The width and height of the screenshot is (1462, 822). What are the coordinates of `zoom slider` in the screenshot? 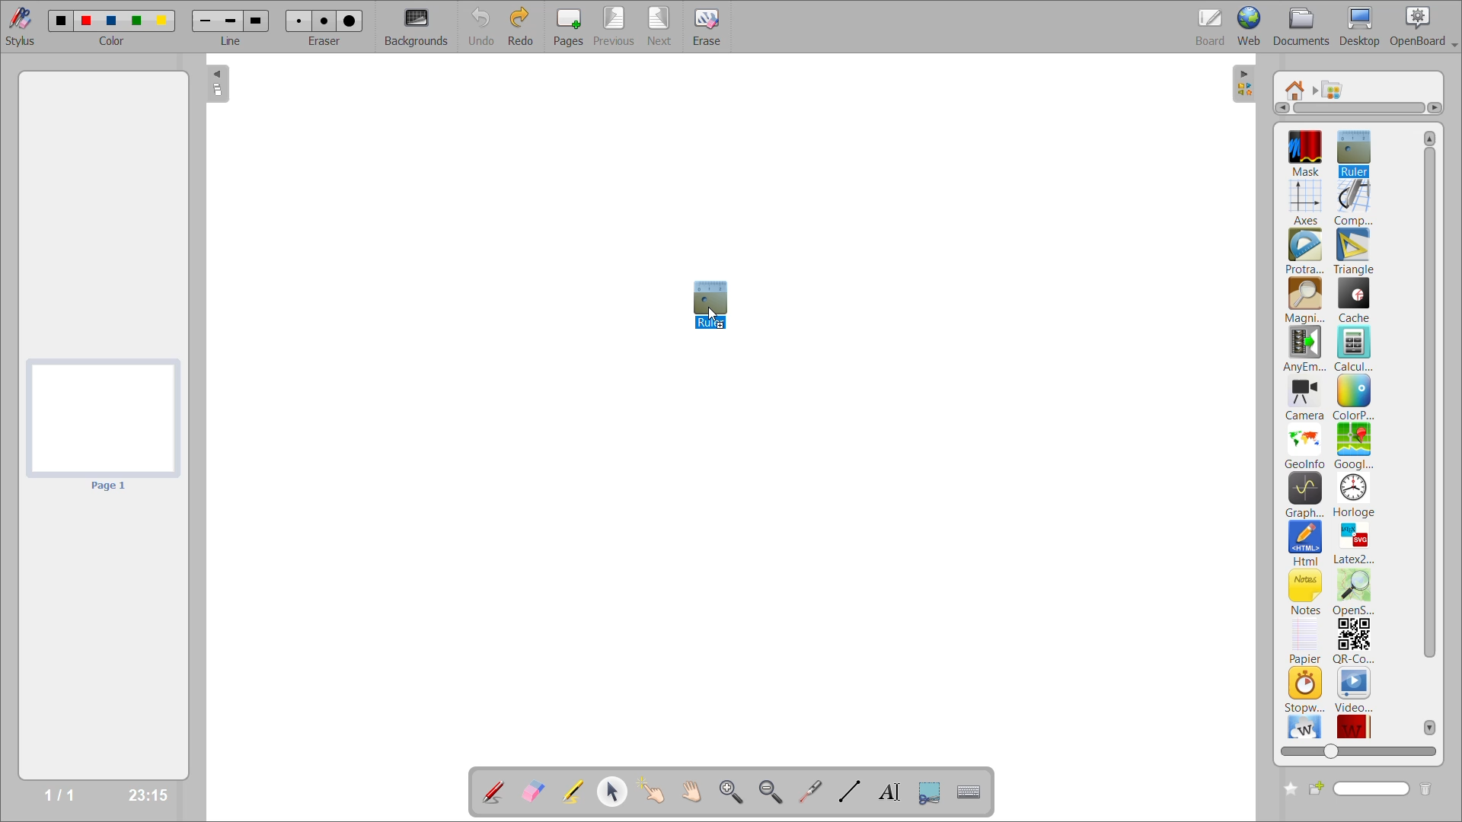 It's located at (1355, 749).